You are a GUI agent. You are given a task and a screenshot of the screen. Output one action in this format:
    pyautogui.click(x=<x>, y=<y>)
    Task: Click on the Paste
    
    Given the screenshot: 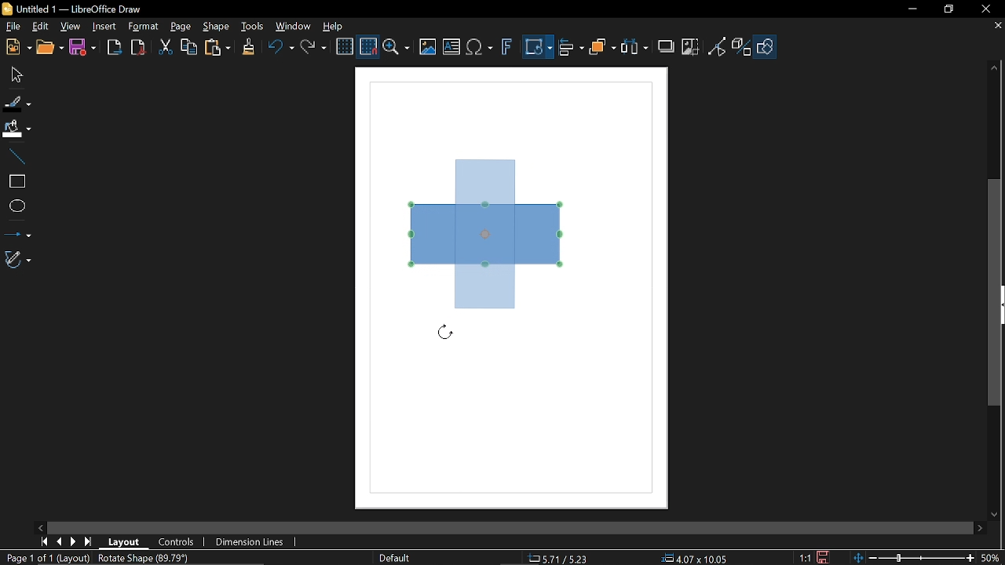 What is the action you would take?
    pyautogui.click(x=216, y=49)
    